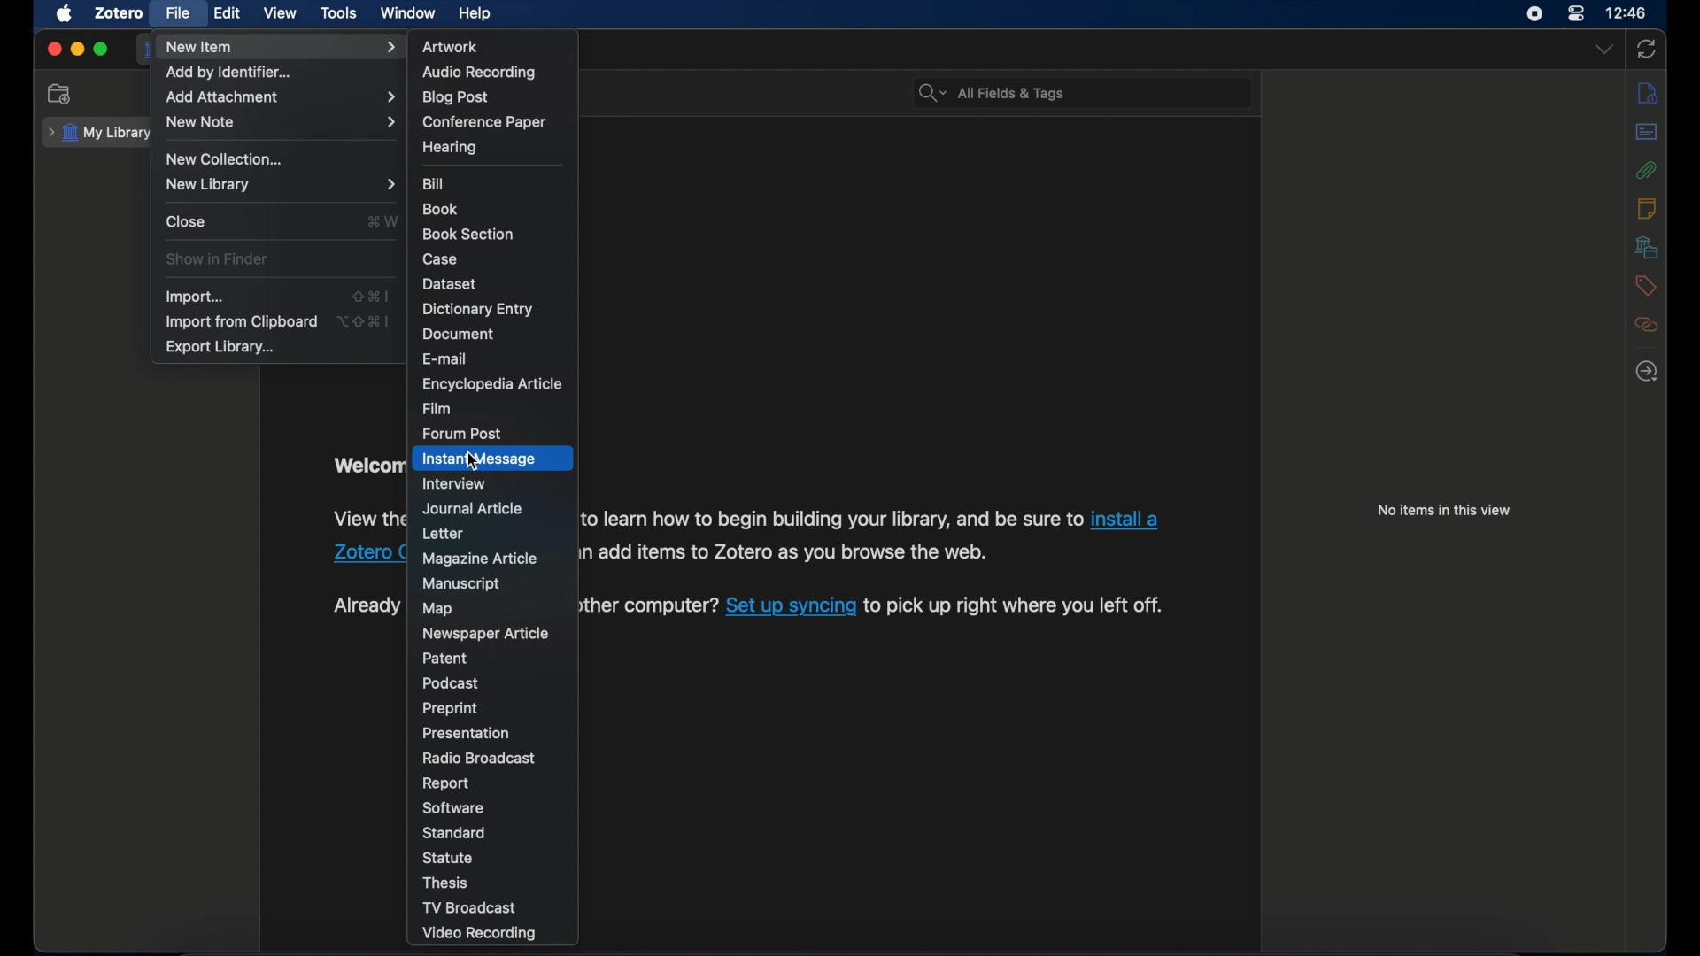 The height and width of the screenshot is (956, 1700). Describe the element at coordinates (480, 559) in the screenshot. I see `magazine article` at that location.